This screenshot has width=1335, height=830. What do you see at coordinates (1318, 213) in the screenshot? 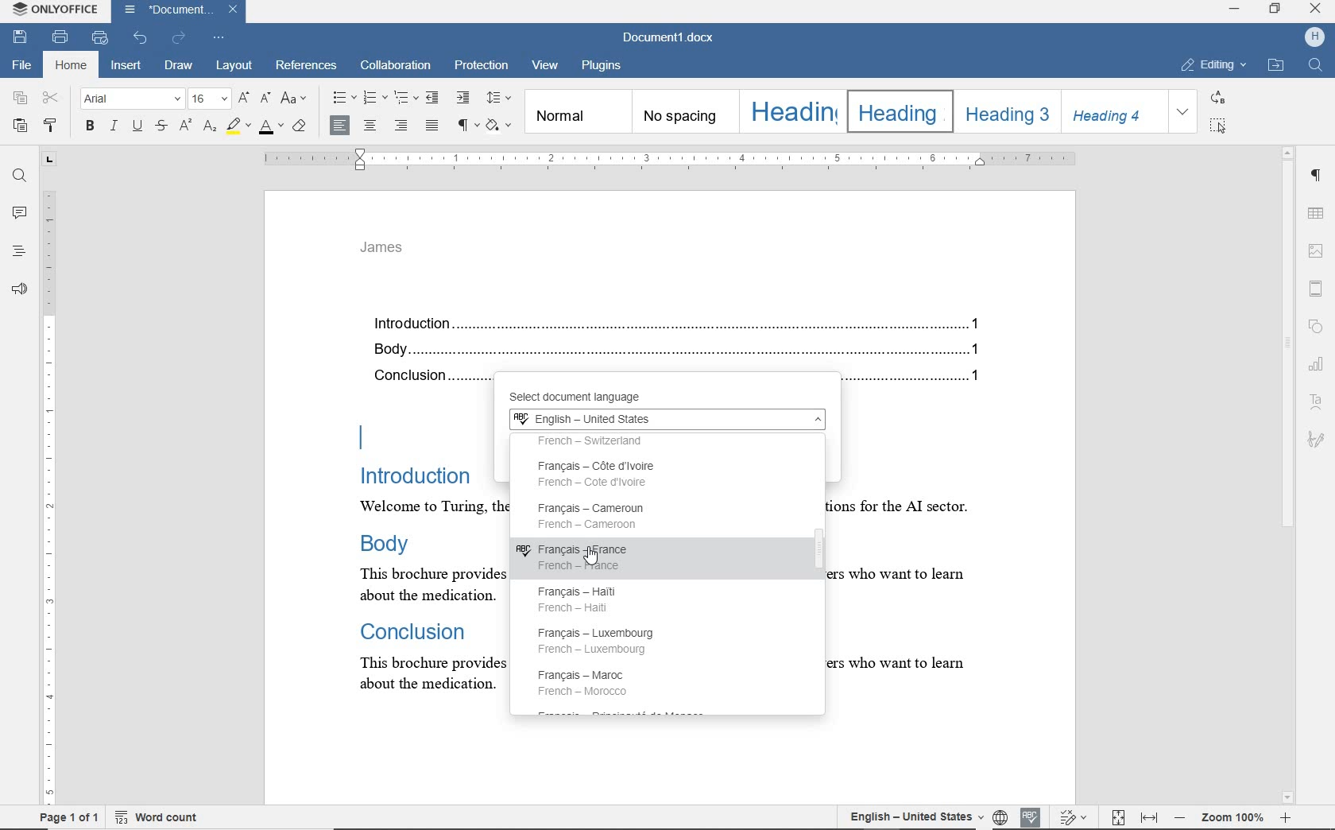
I see `table` at bounding box center [1318, 213].